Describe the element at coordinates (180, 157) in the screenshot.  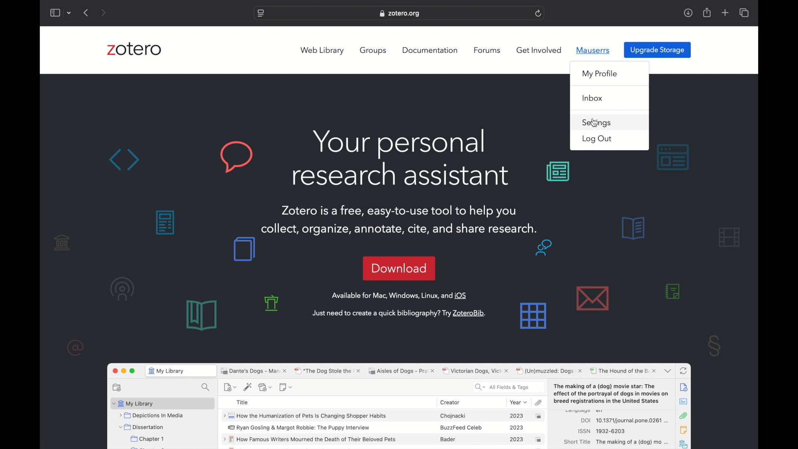
I see `background graphics` at that location.